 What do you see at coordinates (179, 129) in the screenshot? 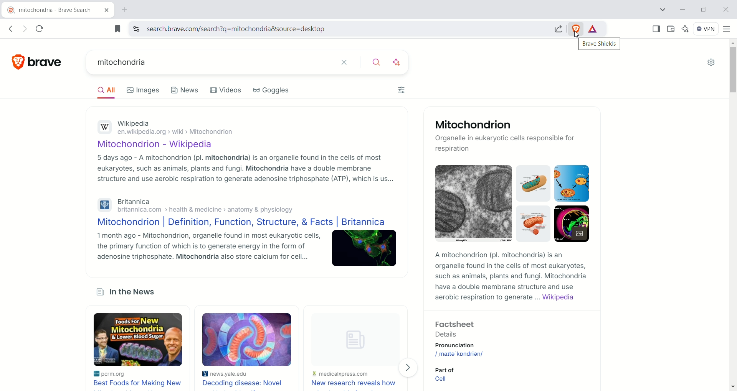
I see `Ww Wikipedia
en.wikipedia.org > wiki > Mitochondrion` at bounding box center [179, 129].